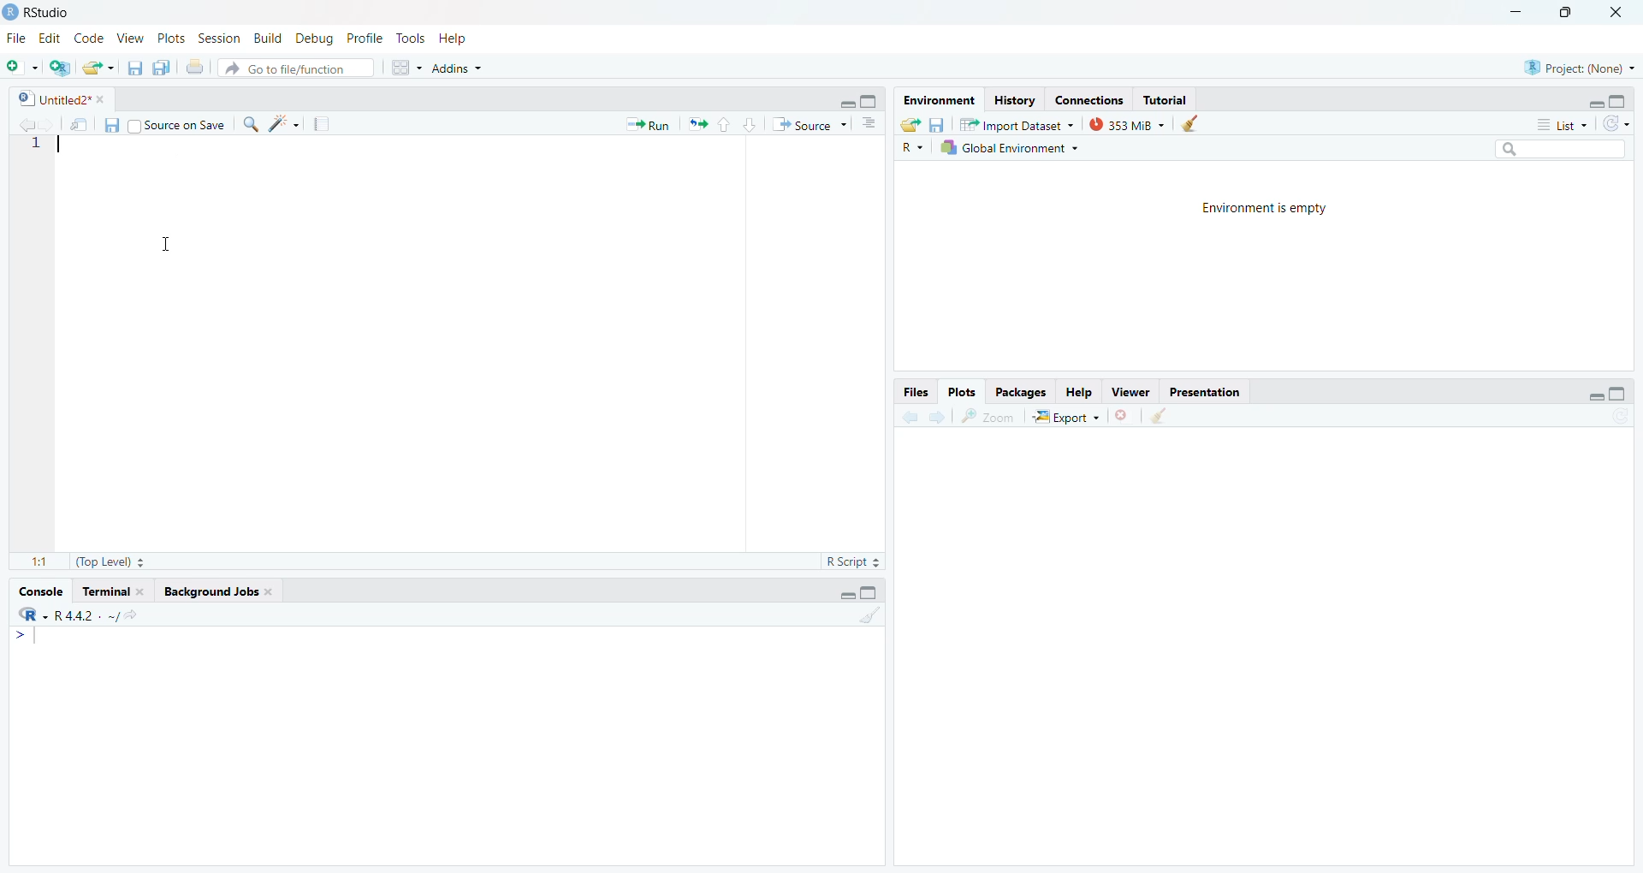  I want to click on  Export , so click(1065, 419).